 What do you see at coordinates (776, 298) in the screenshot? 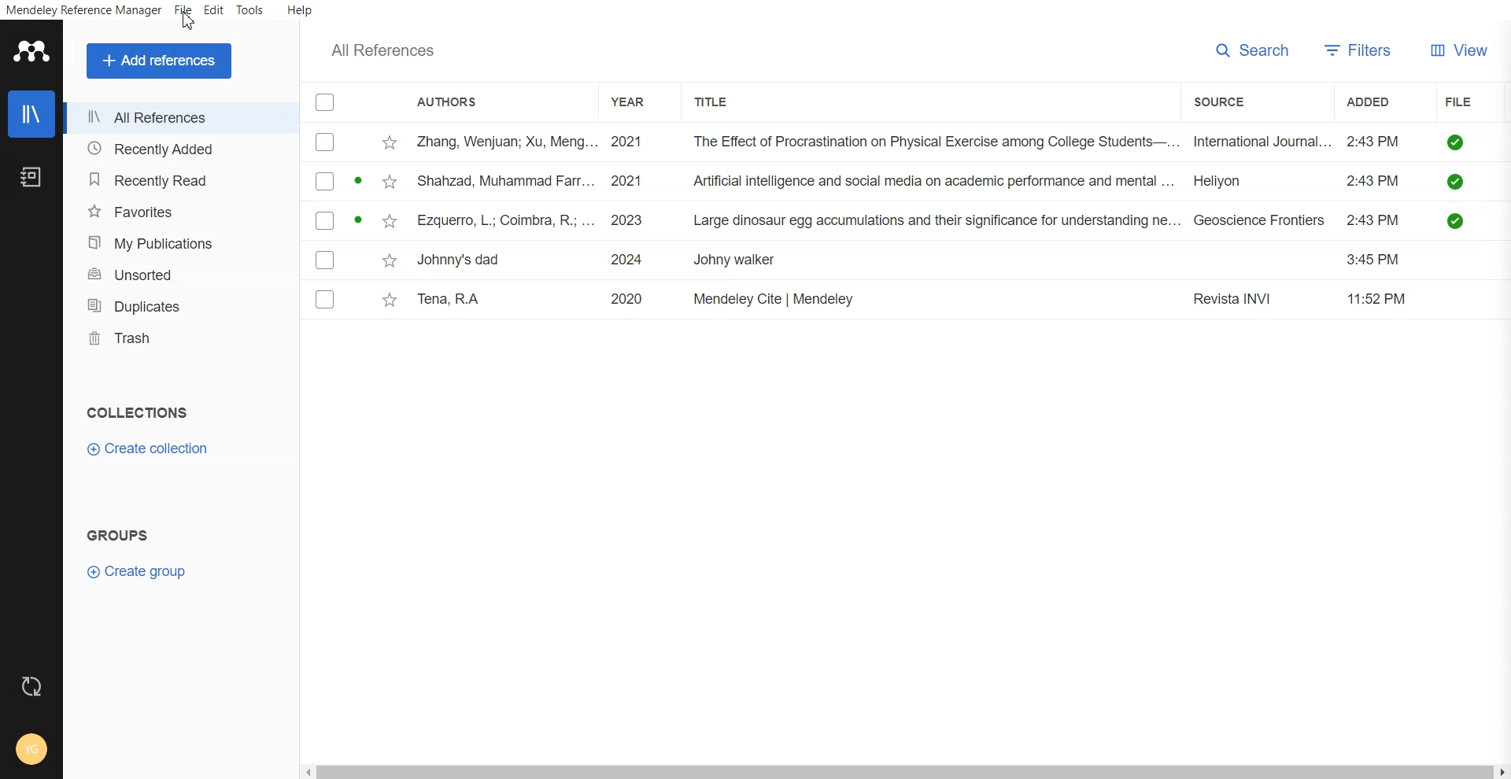
I see `Mendeley Cite | Mendeley` at bounding box center [776, 298].